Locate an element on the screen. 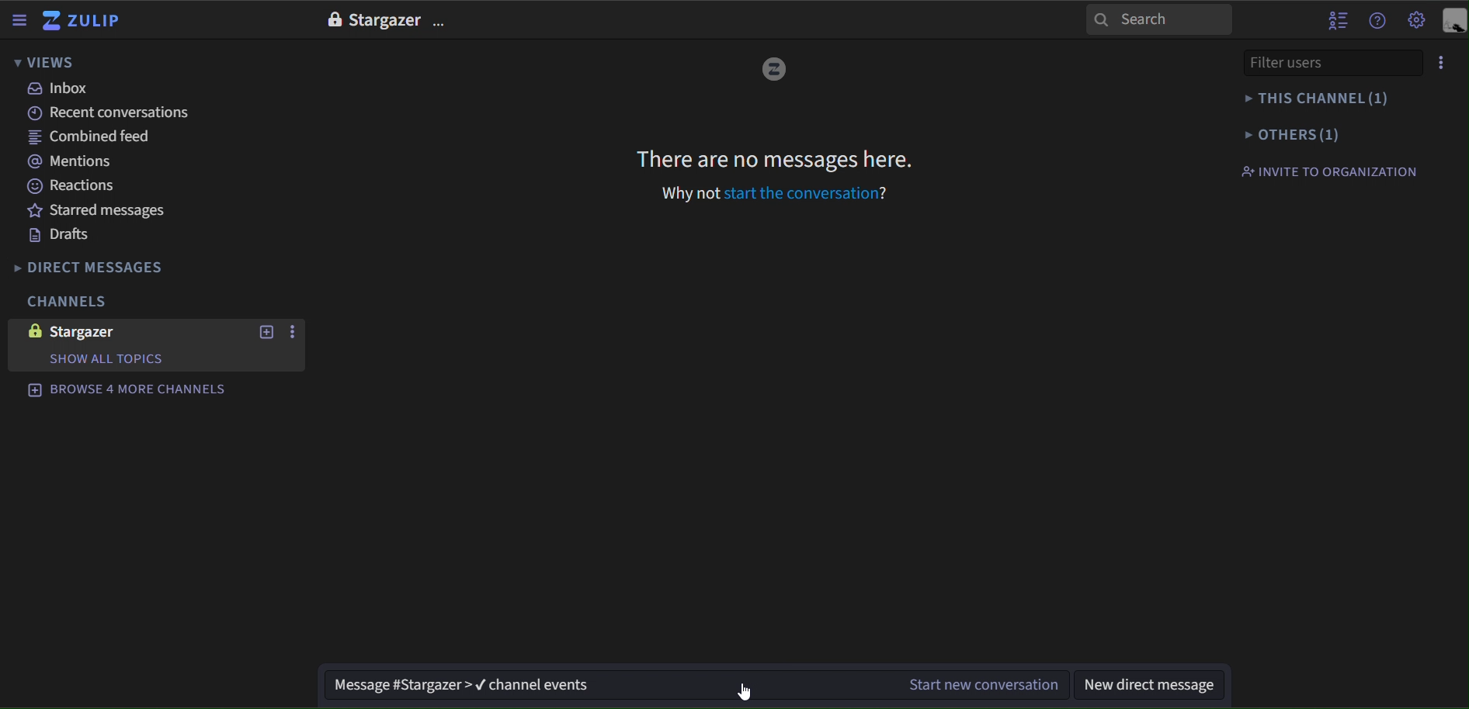 This screenshot has height=709, width=1469. stargazer is located at coordinates (99, 332).